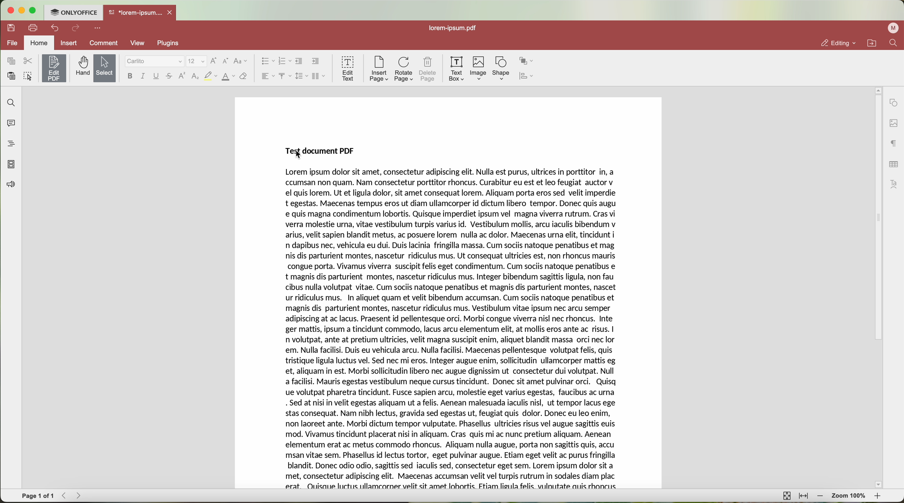 Image resolution: width=904 pixels, height=503 pixels. Describe the element at coordinates (69, 43) in the screenshot. I see `Insert` at that location.